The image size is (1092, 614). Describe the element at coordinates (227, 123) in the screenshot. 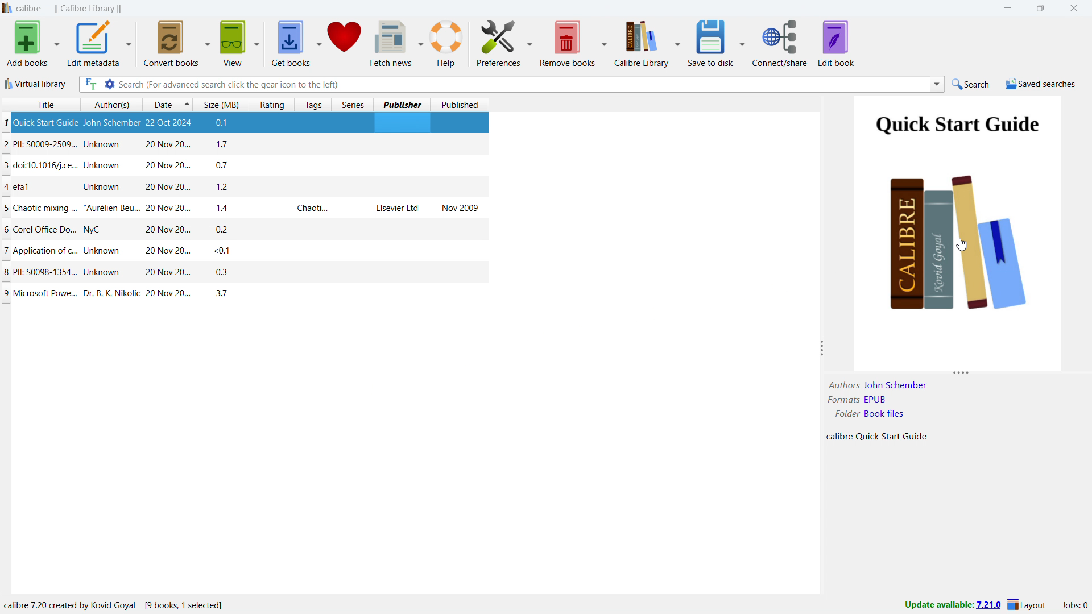

I see `0.1` at that location.